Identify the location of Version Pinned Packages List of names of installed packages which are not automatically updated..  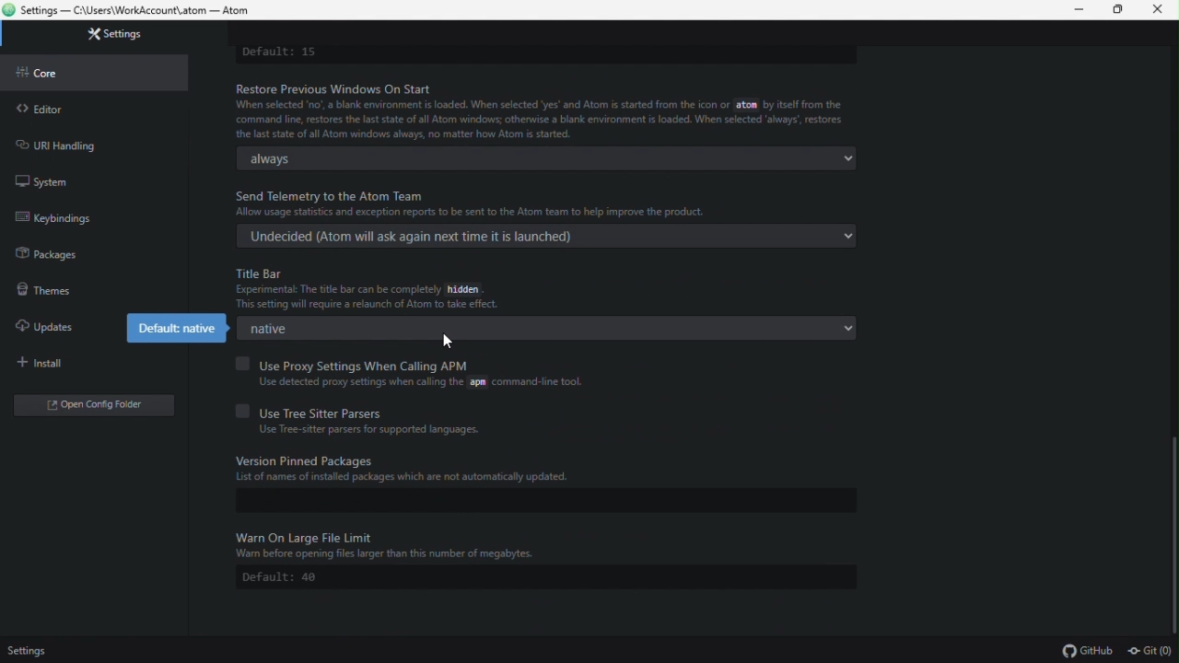
(430, 470).